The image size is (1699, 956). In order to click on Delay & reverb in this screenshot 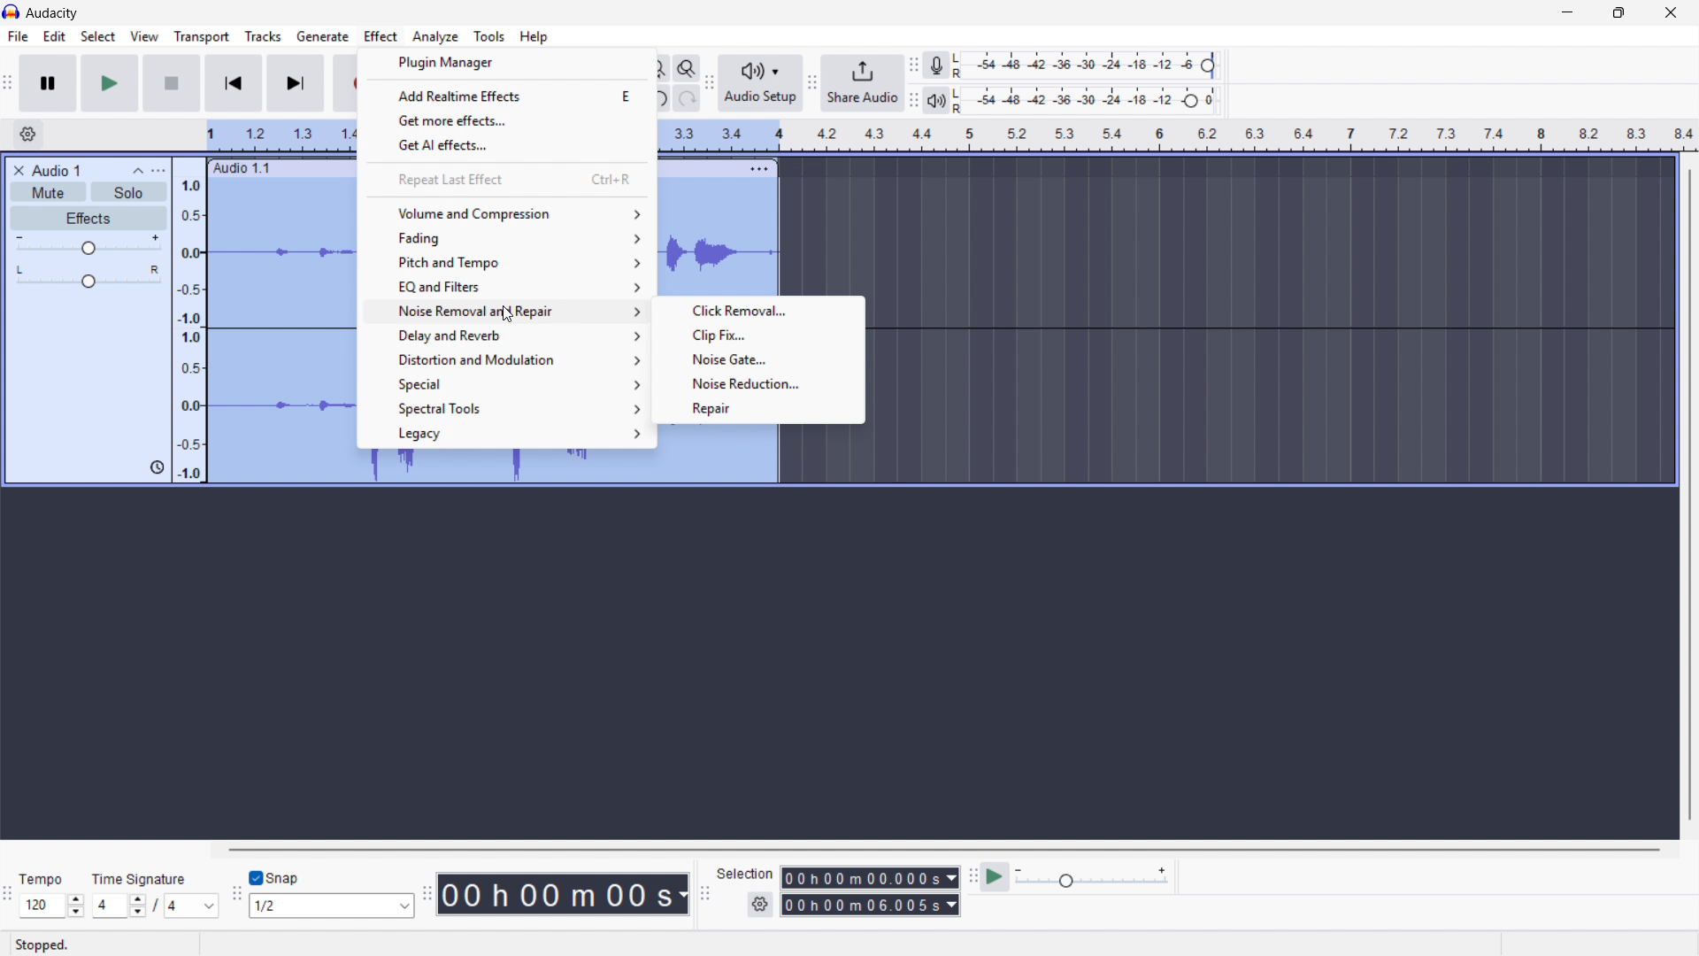, I will do `click(505, 336)`.